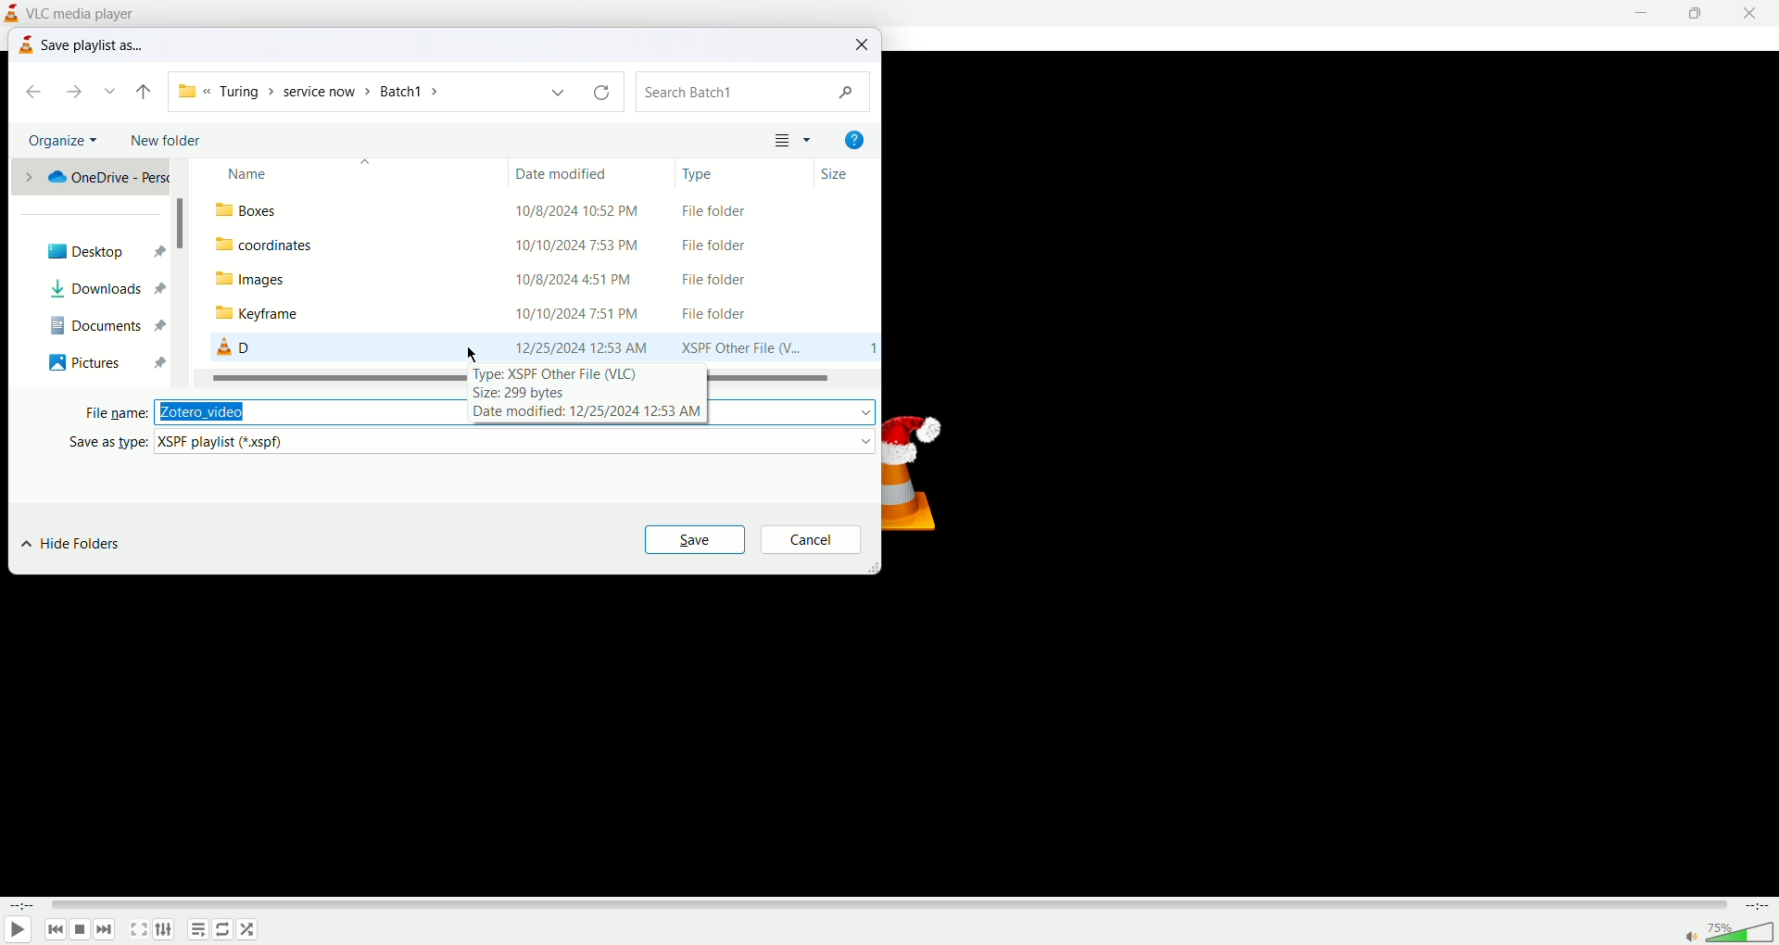  What do you see at coordinates (184, 271) in the screenshot?
I see `vertical scroll bar` at bounding box center [184, 271].